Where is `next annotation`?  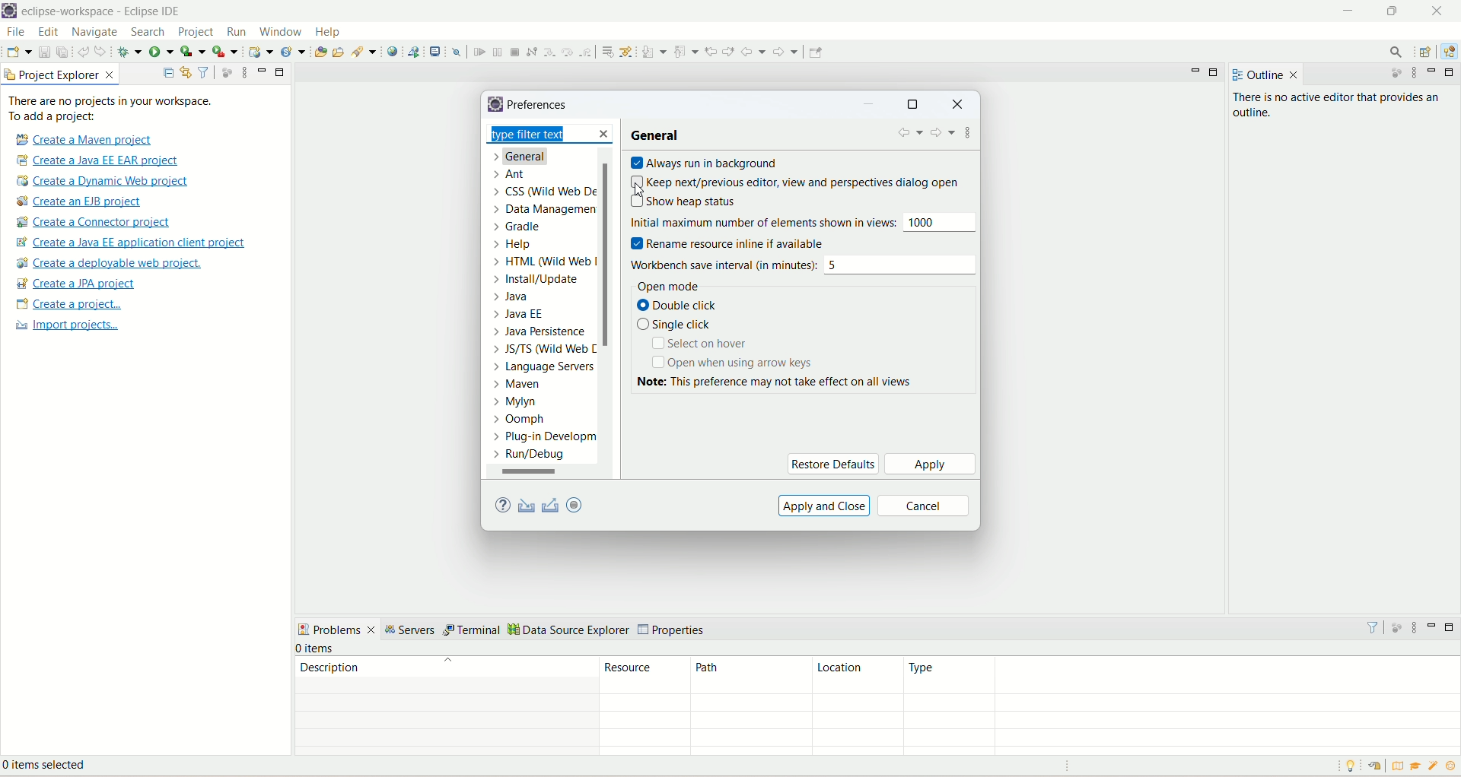
next annotation is located at coordinates (654, 52).